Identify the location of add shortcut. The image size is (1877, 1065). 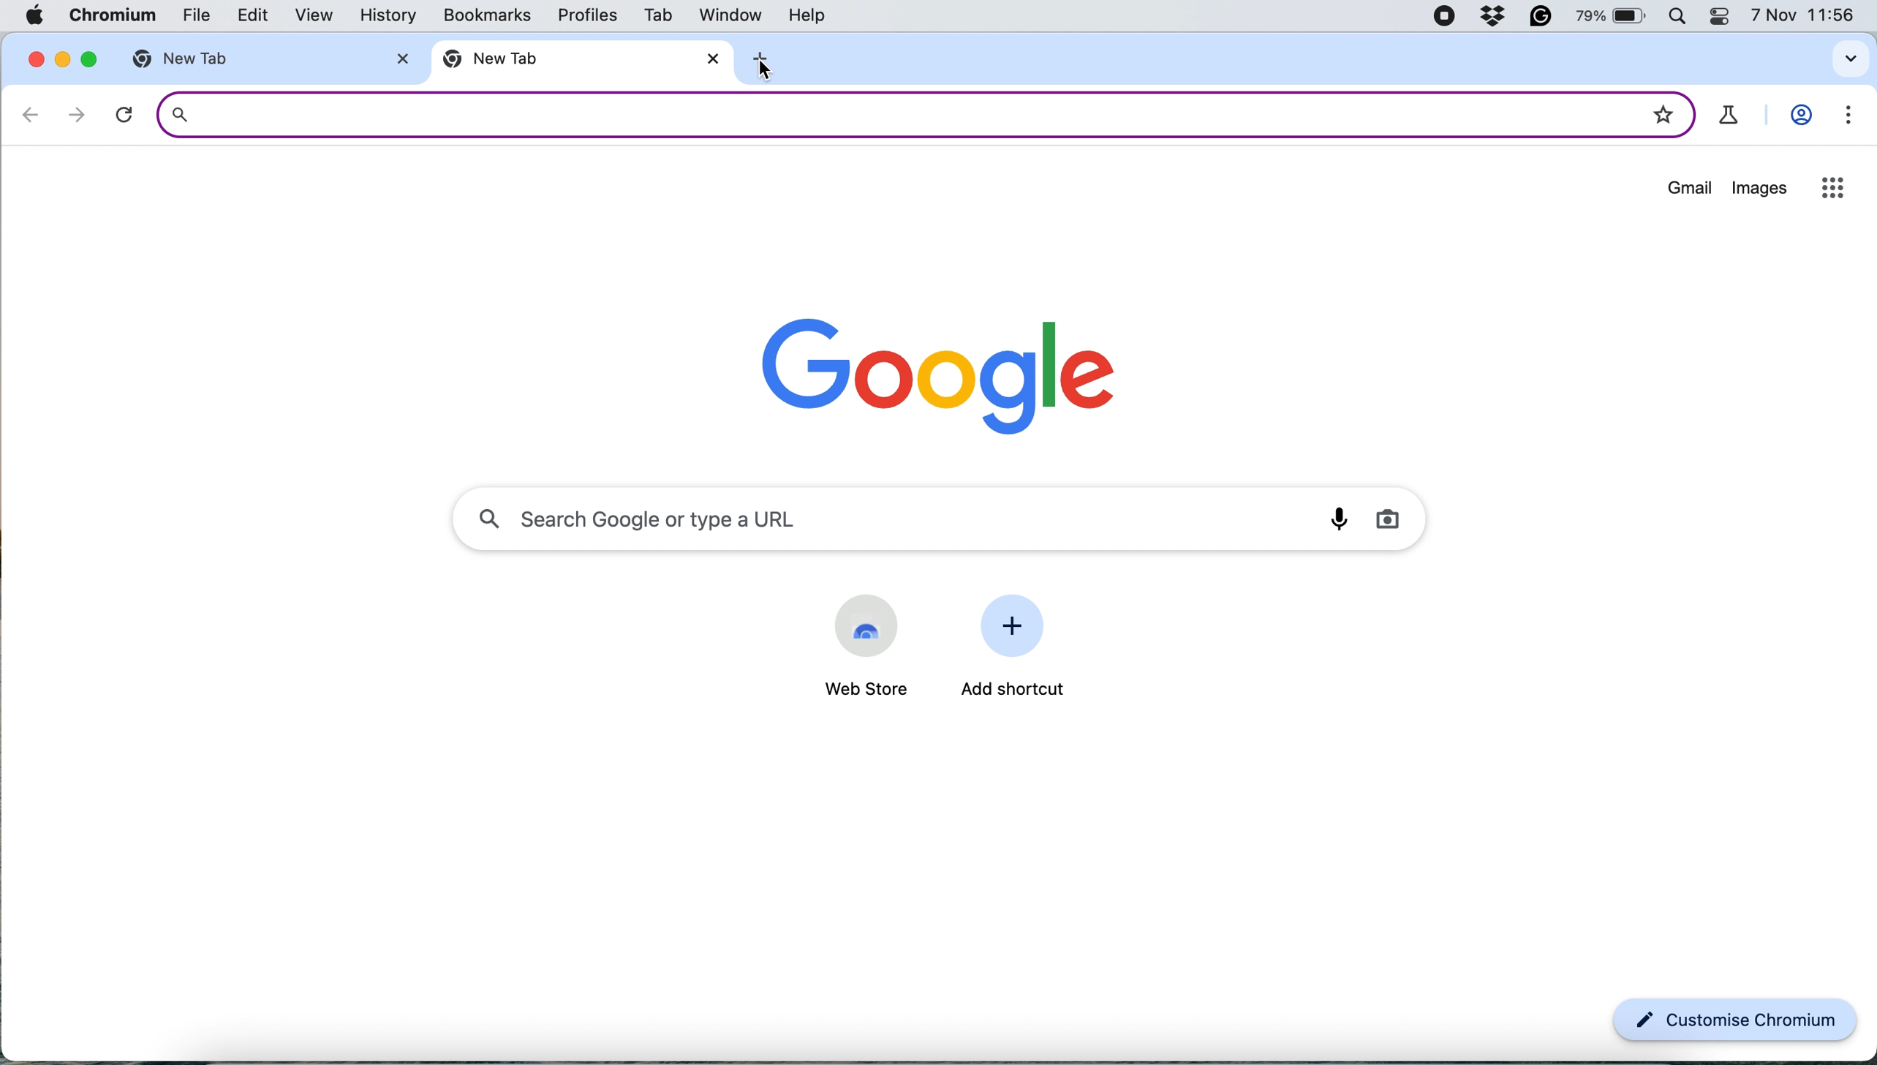
(1016, 690).